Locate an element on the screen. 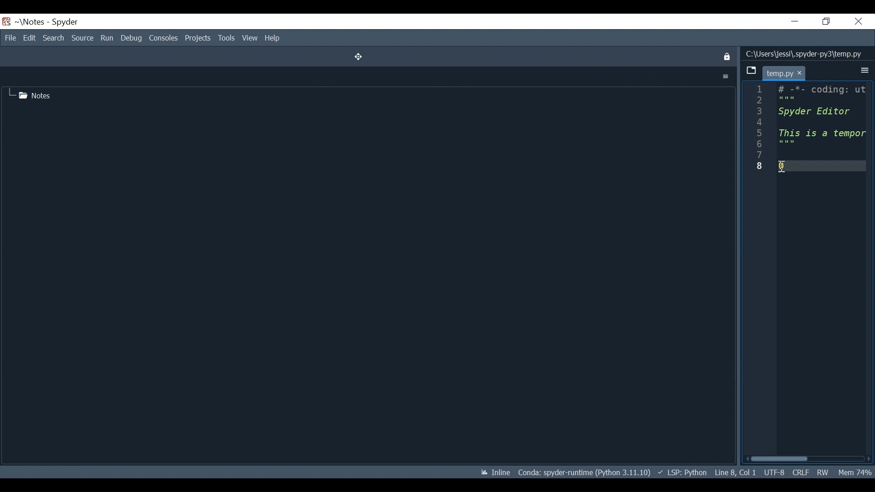 The width and height of the screenshot is (875, 492). Mem 74% is located at coordinates (854, 471).